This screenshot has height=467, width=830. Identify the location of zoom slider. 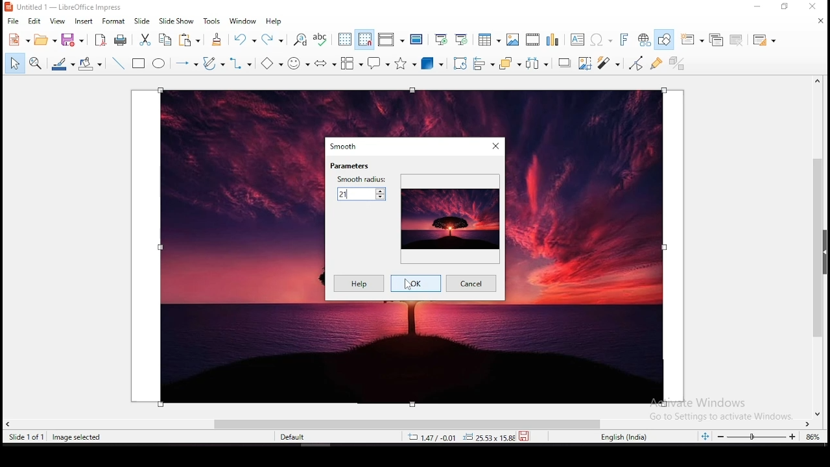
(757, 437).